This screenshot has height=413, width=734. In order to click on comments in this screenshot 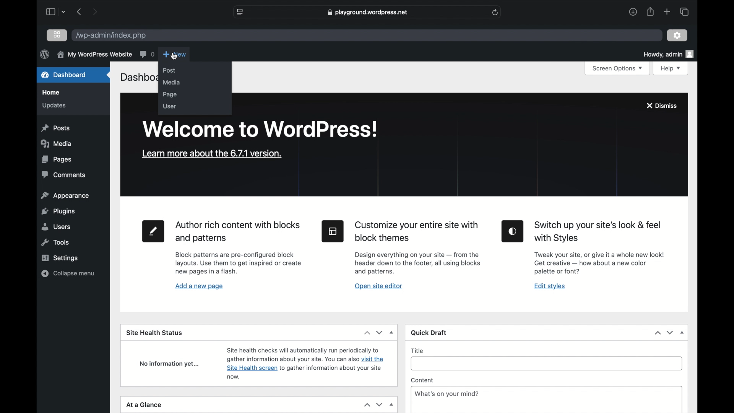, I will do `click(147, 54)`.